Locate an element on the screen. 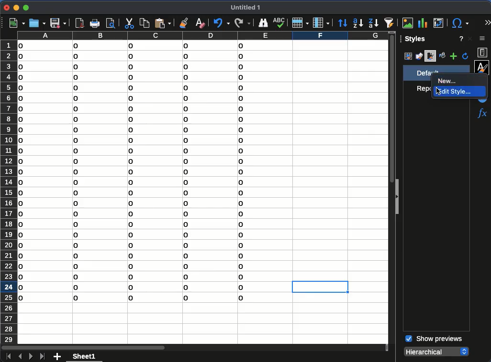  copy is located at coordinates (144, 22).